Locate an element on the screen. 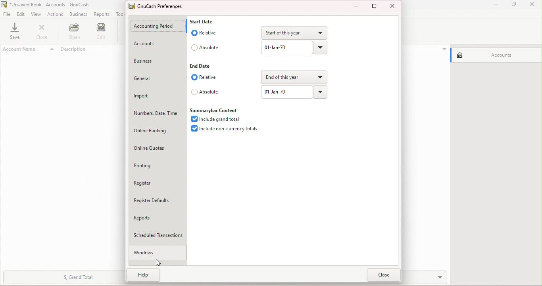 Image resolution: width=542 pixels, height=286 pixels. Tools is located at coordinates (121, 14).